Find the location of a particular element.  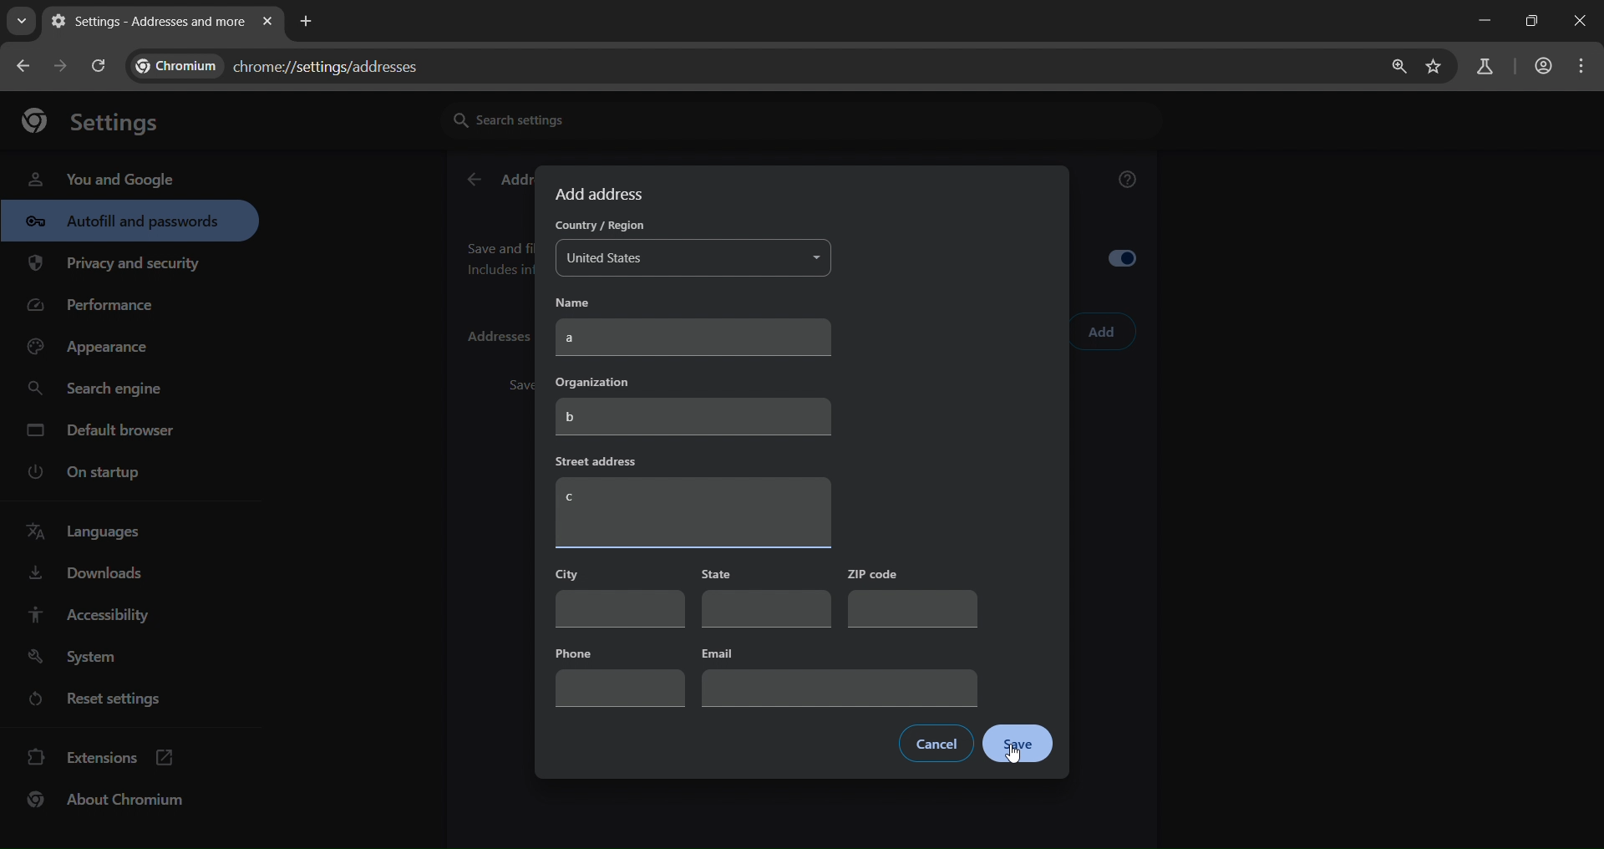

accessibility is located at coordinates (87, 614).